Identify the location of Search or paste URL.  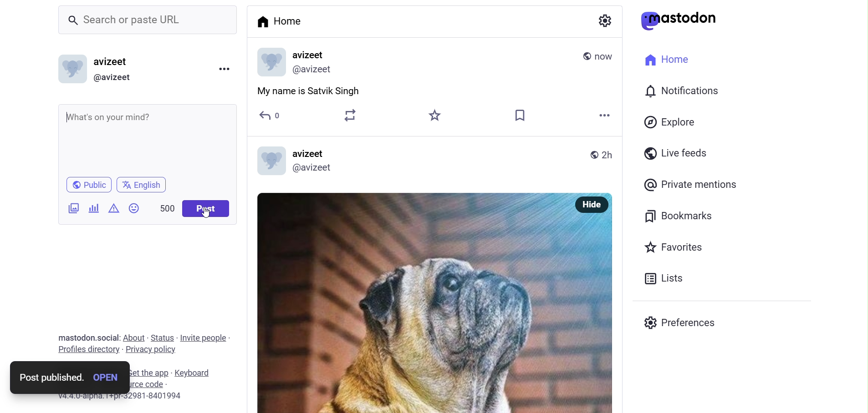
(129, 21).